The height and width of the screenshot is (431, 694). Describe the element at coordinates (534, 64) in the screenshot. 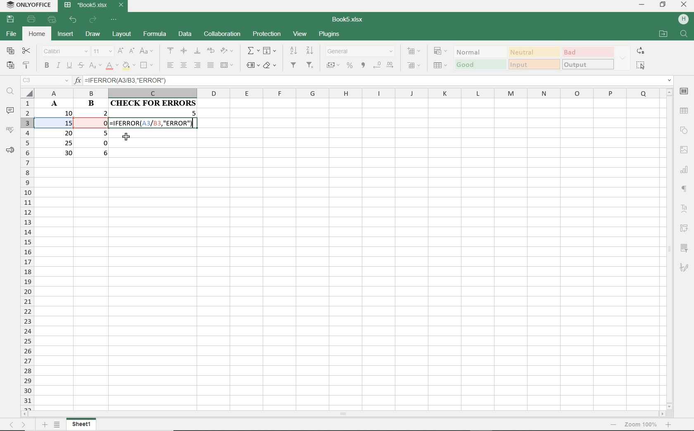

I see `INPUT` at that location.